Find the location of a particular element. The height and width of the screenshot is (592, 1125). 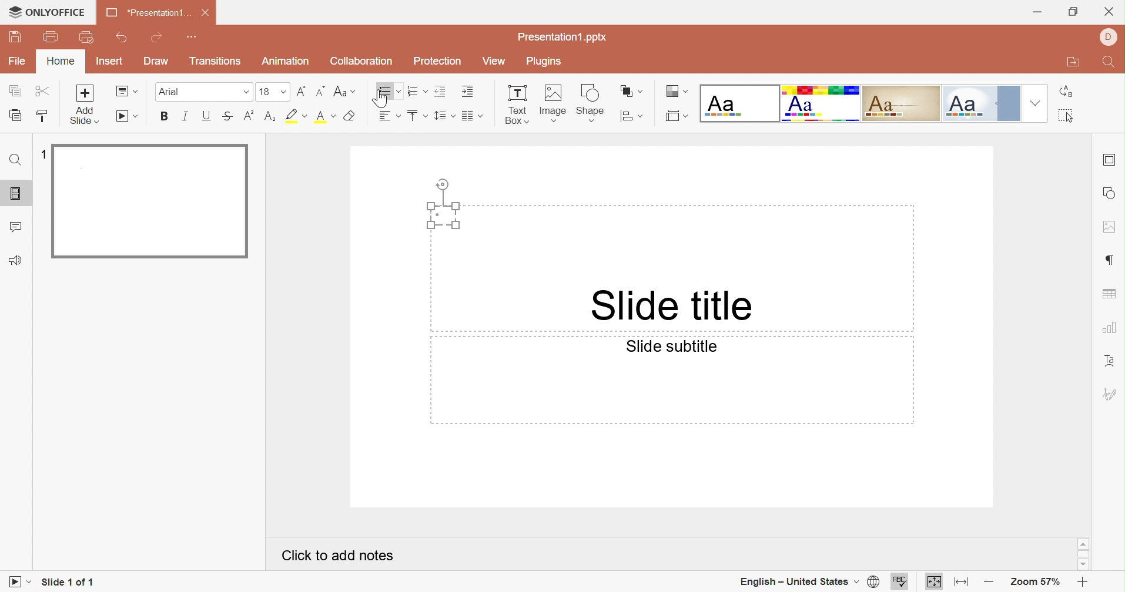

Select all is located at coordinates (1072, 118).